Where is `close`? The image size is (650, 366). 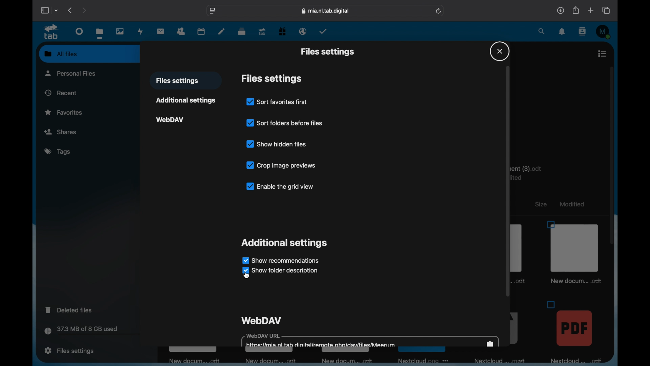 close is located at coordinates (500, 51).